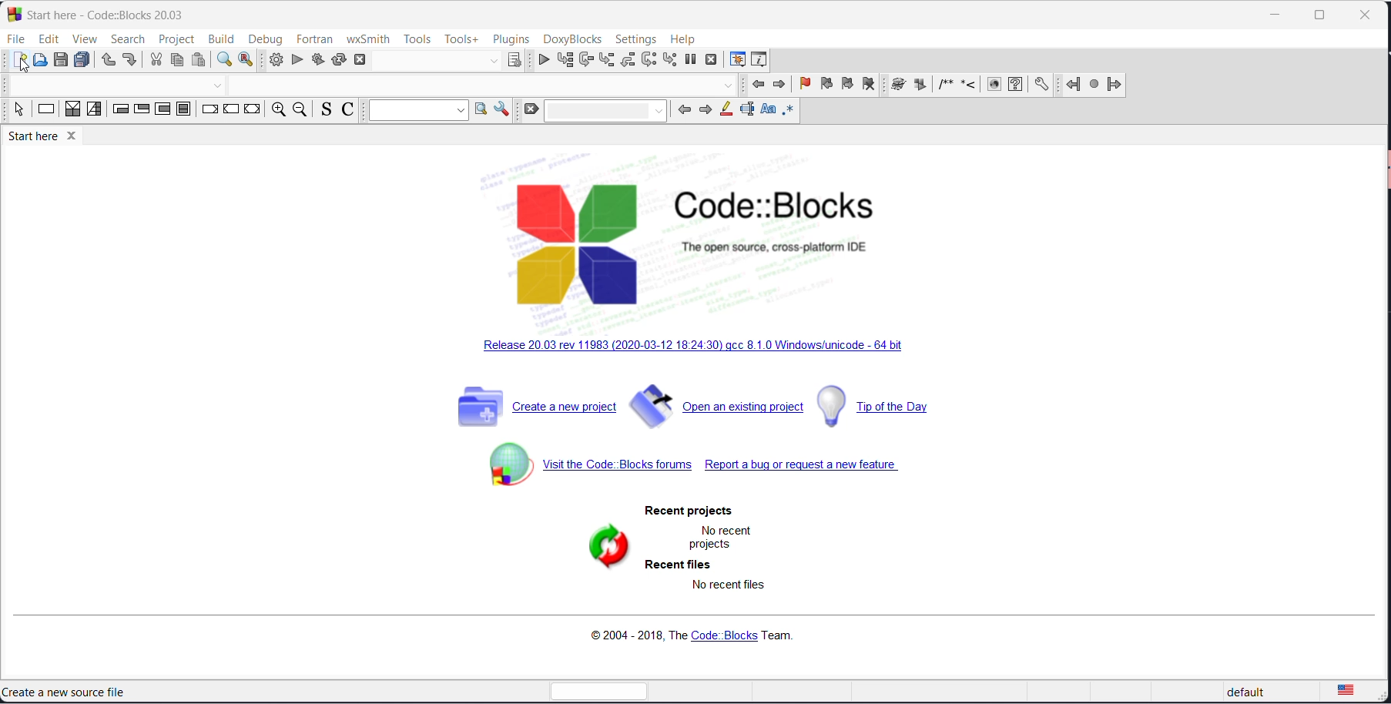 The image size is (1391, 704). Describe the element at coordinates (920, 86) in the screenshot. I see `Extract` at that location.